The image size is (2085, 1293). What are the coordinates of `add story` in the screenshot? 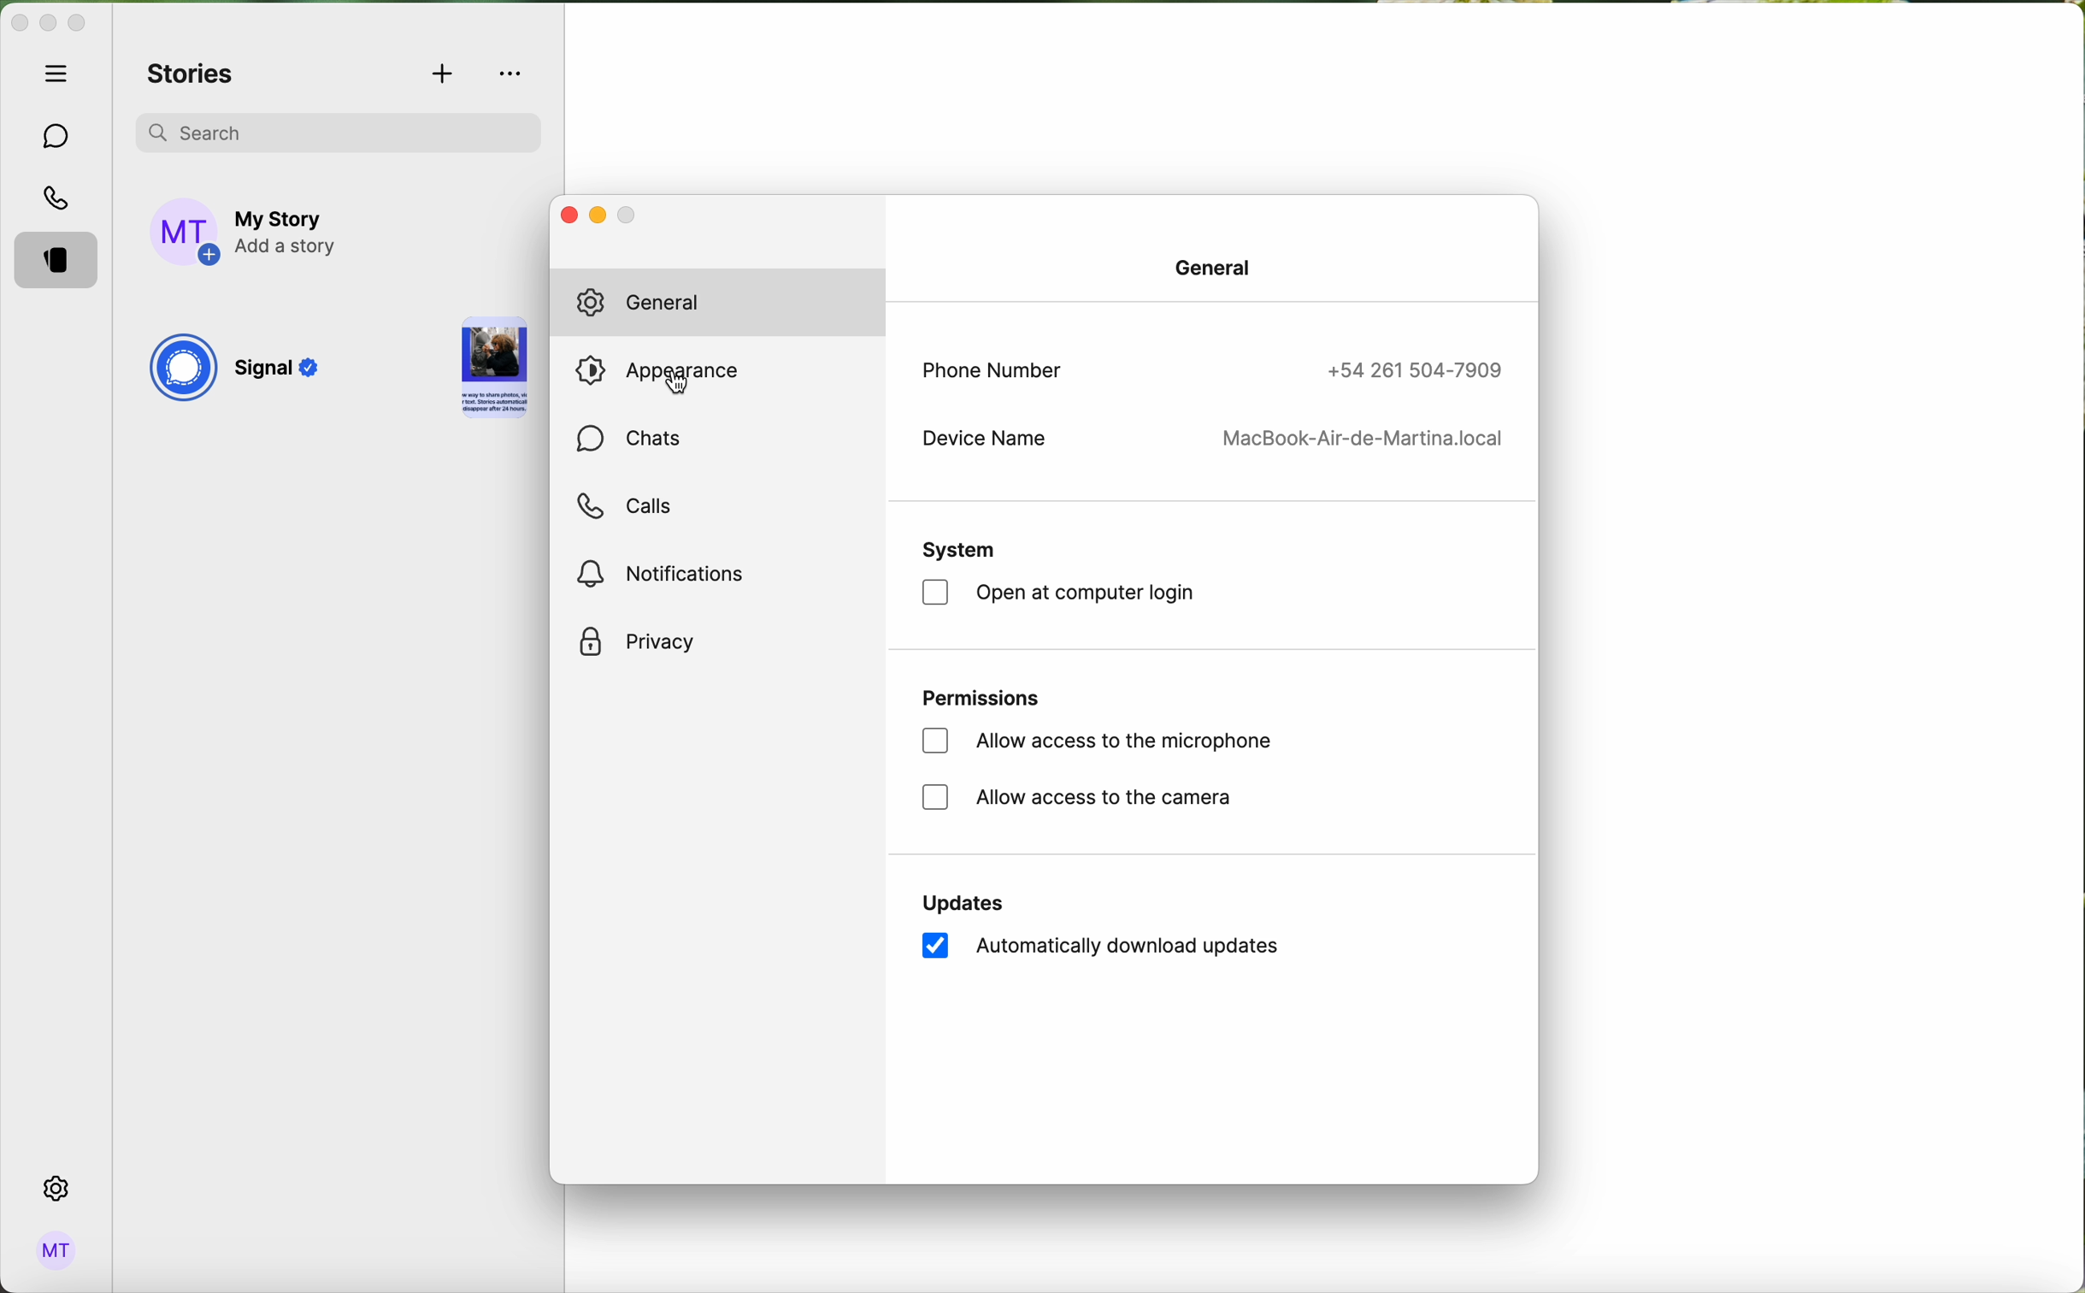 It's located at (289, 233).